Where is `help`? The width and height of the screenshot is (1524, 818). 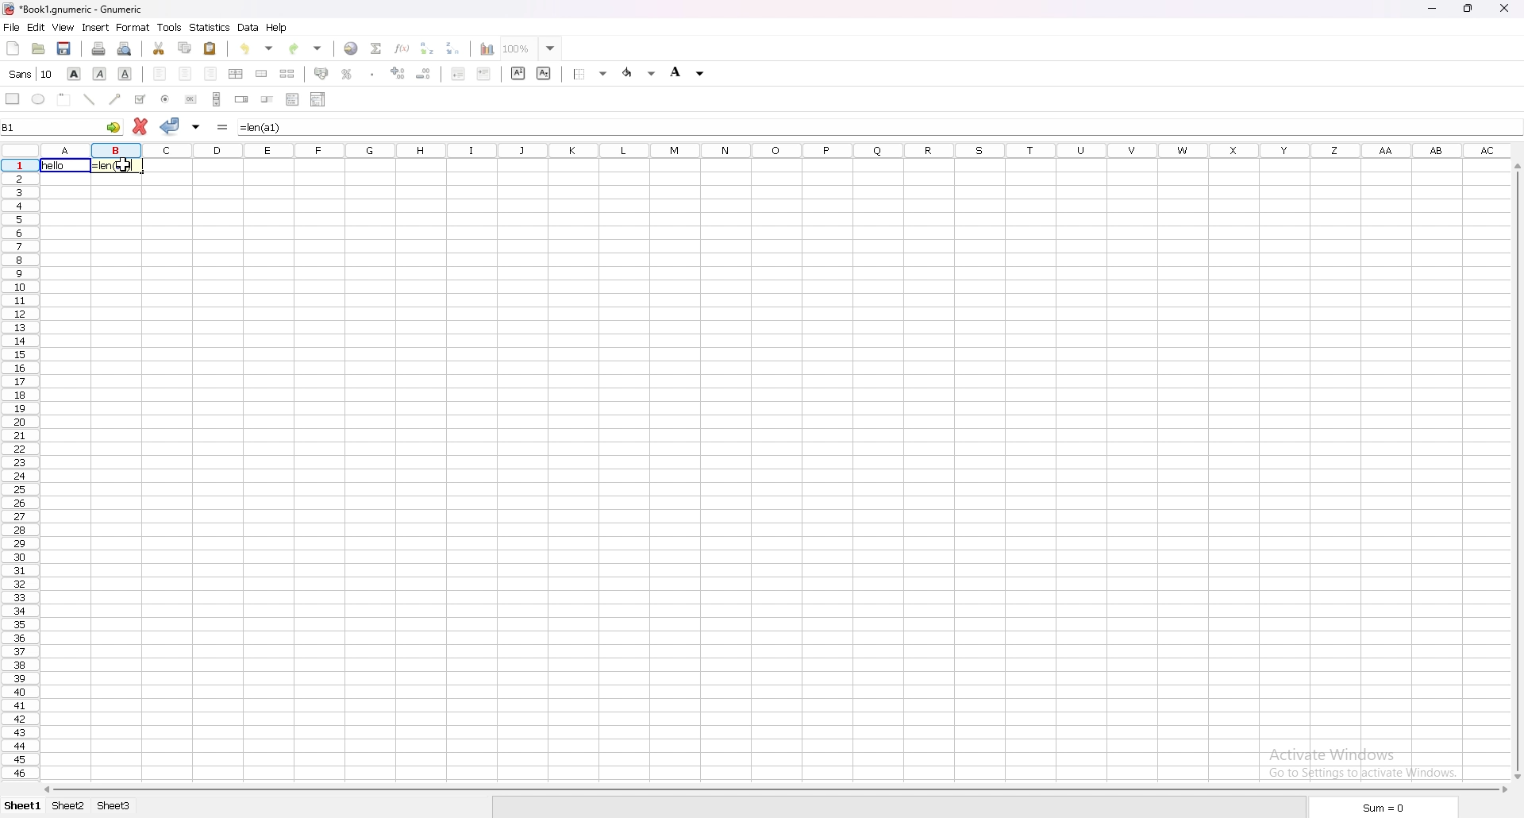 help is located at coordinates (277, 27).